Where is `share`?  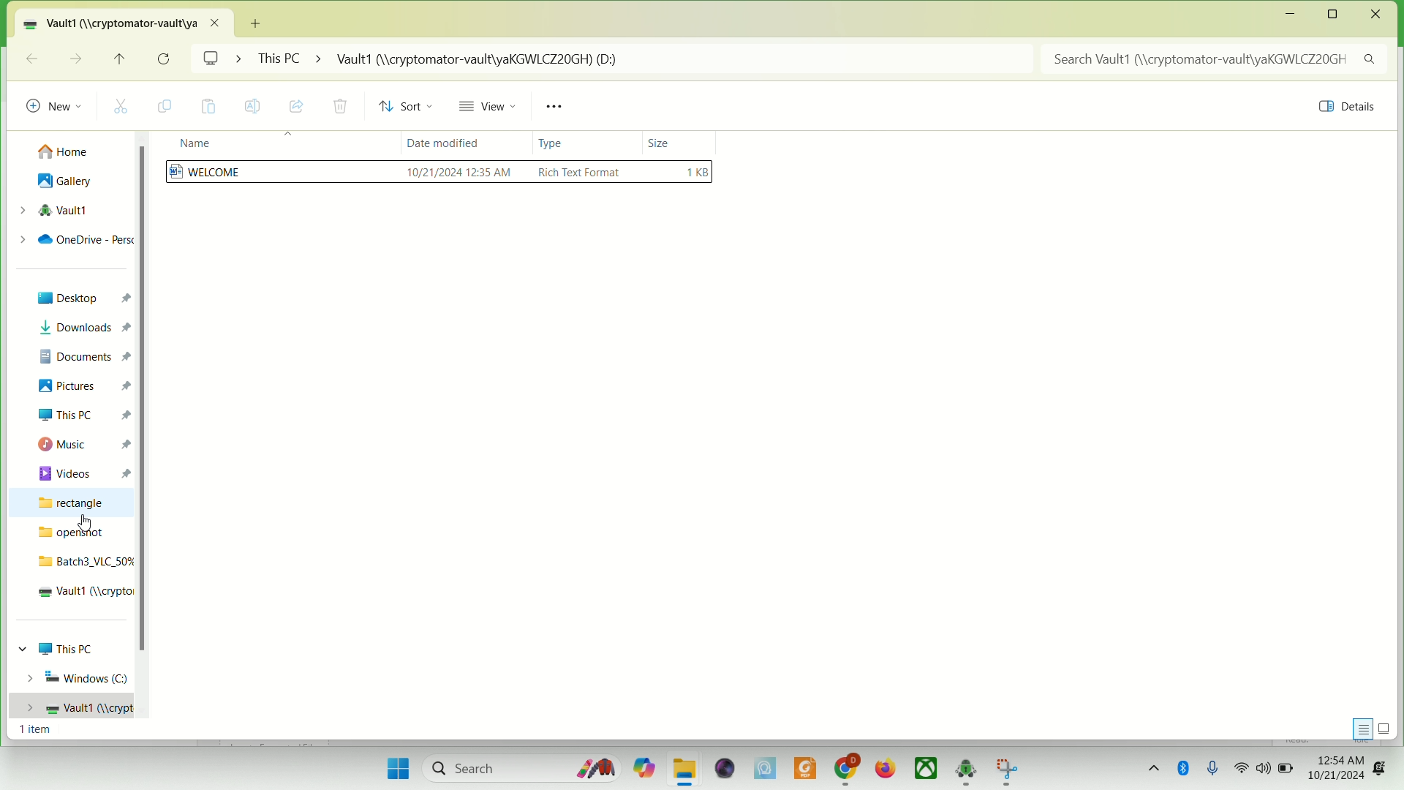
share is located at coordinates (297, 105).